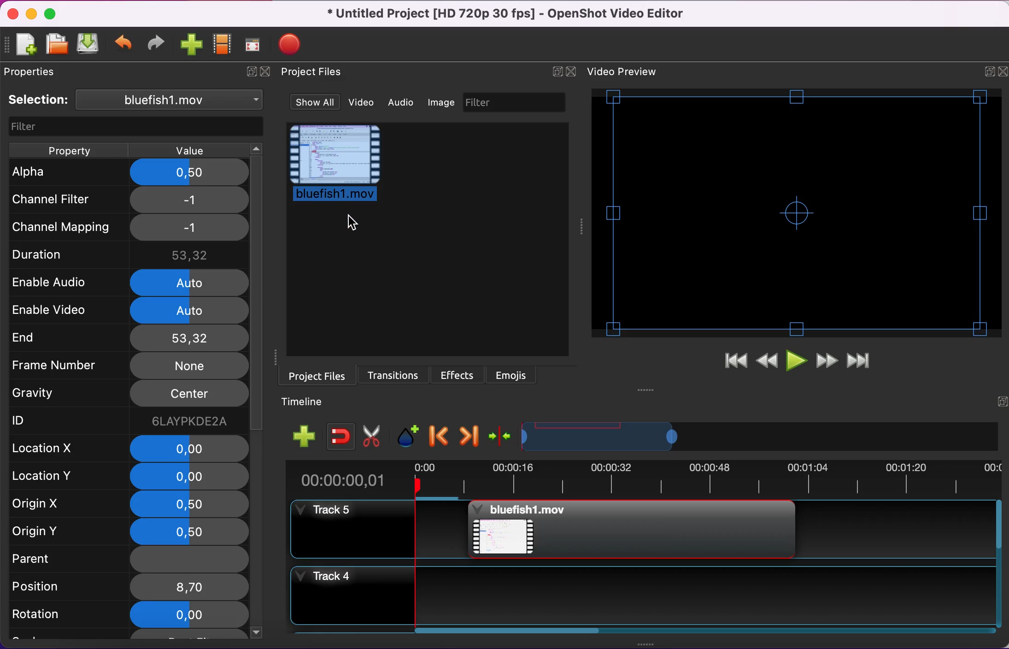 Image resolution: width=1009 pixels, height=649 pixels. Describe the element at coordinates (192, 172) in the screenshot. I see `0,5 applied` at that location.